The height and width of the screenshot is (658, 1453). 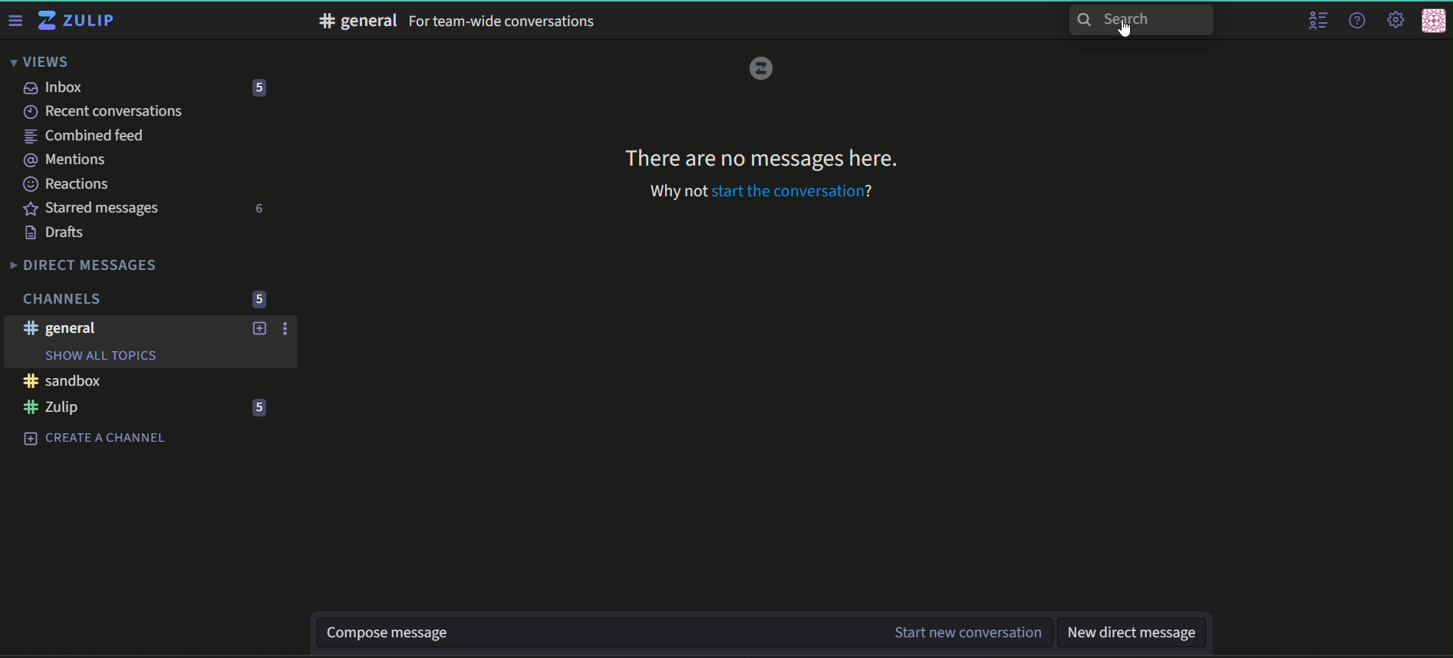 I want to click on Drafts, so click(x=58, y=232).